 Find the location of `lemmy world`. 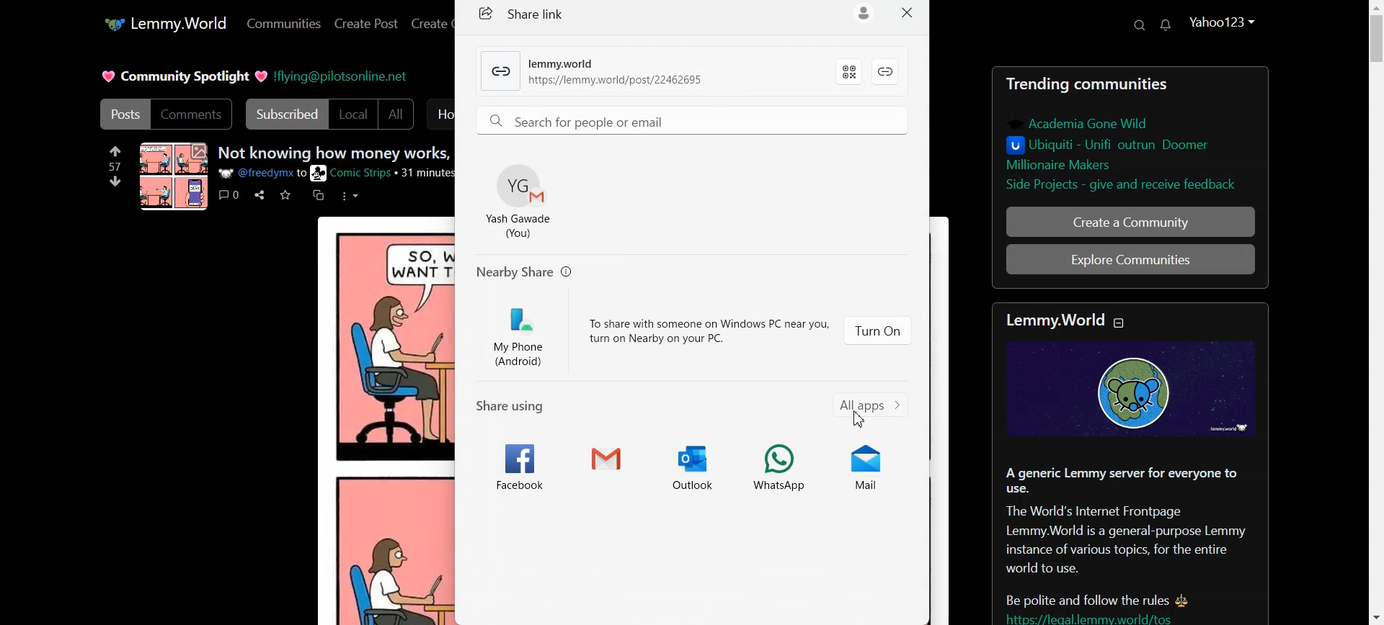

lemmy world is located at coordinates (1053, 320).